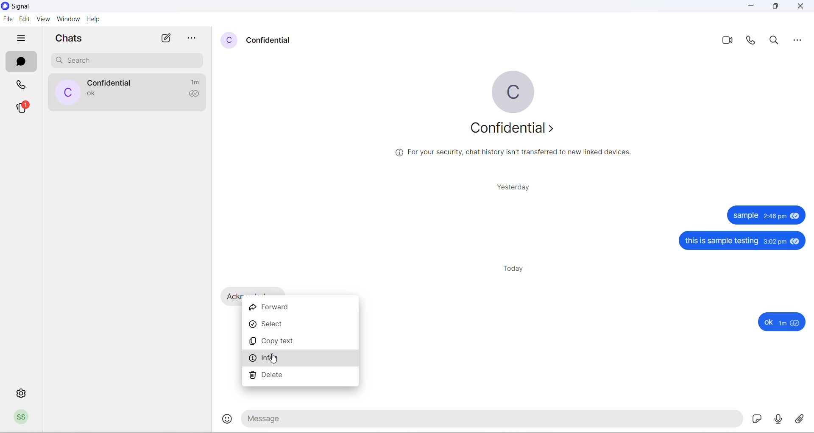  I want to click on select, so click(301, 326).